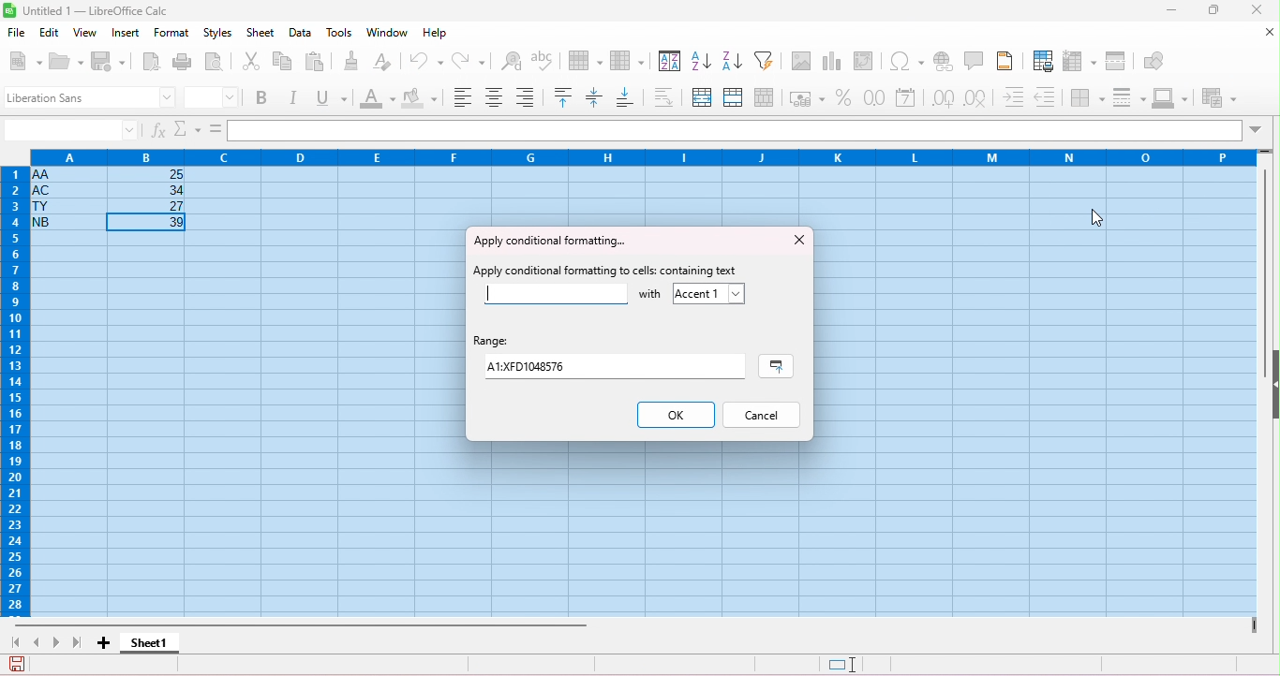 This screenshot has height=676, width=1280. Describe the element at coordinates (732, 59) in the screenshot. I see `sort descending` at that location.